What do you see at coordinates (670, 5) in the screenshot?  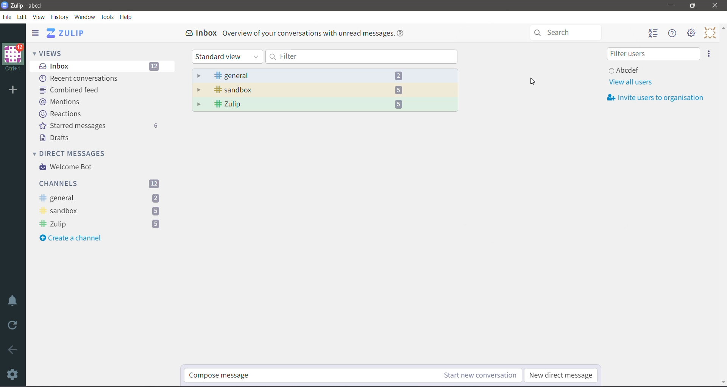 I see `Minimize` at bounding box center [670, 5].